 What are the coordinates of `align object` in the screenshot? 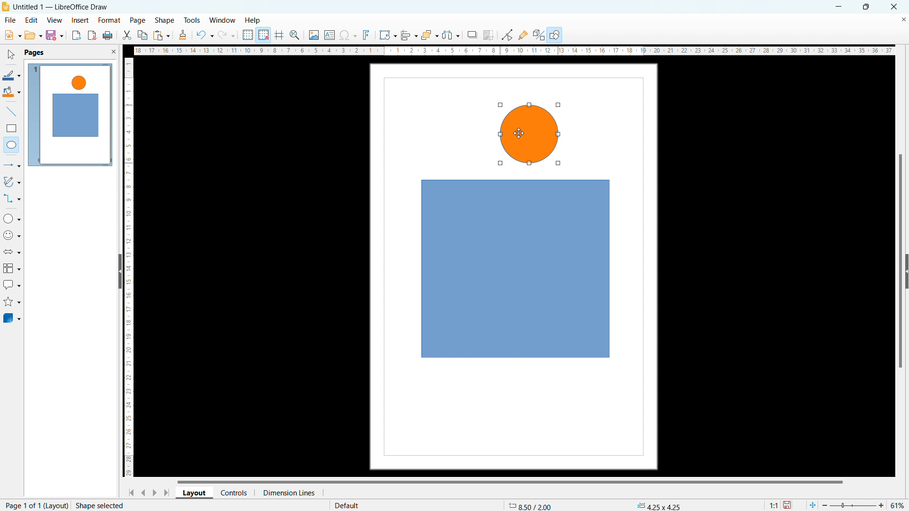 It's located at (409, 35).